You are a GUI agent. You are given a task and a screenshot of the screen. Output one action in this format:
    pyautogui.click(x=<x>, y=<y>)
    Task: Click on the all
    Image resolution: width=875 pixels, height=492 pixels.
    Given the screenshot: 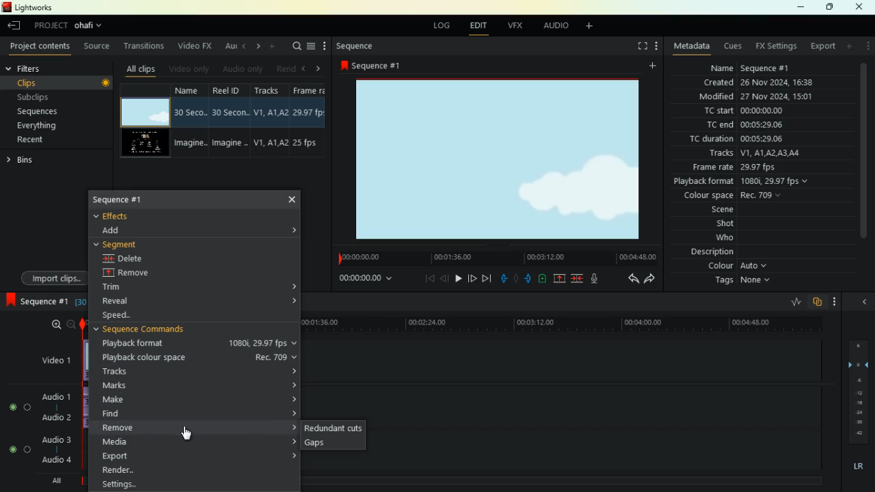 What is the action you would take?
    pyautogui.click(x=55, y=482)
    